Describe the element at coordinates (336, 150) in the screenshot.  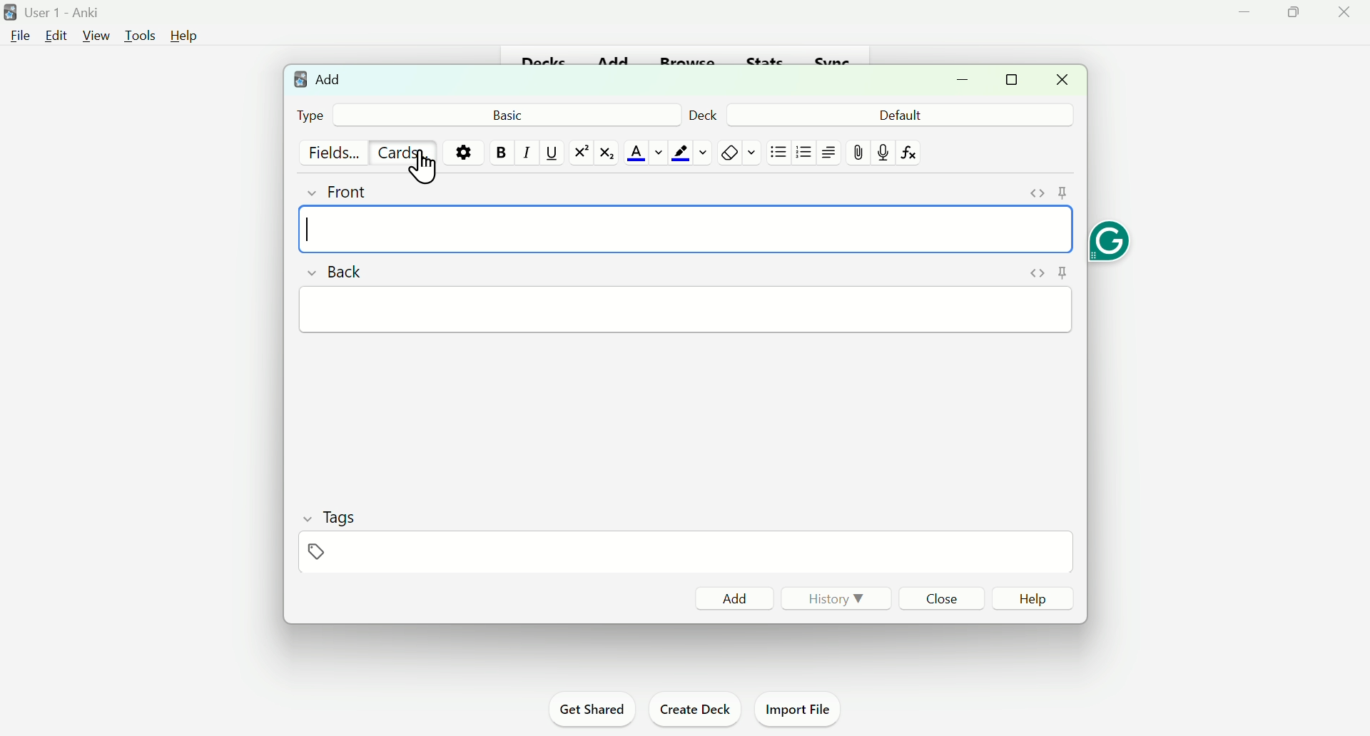
I see `Fields` at that location.